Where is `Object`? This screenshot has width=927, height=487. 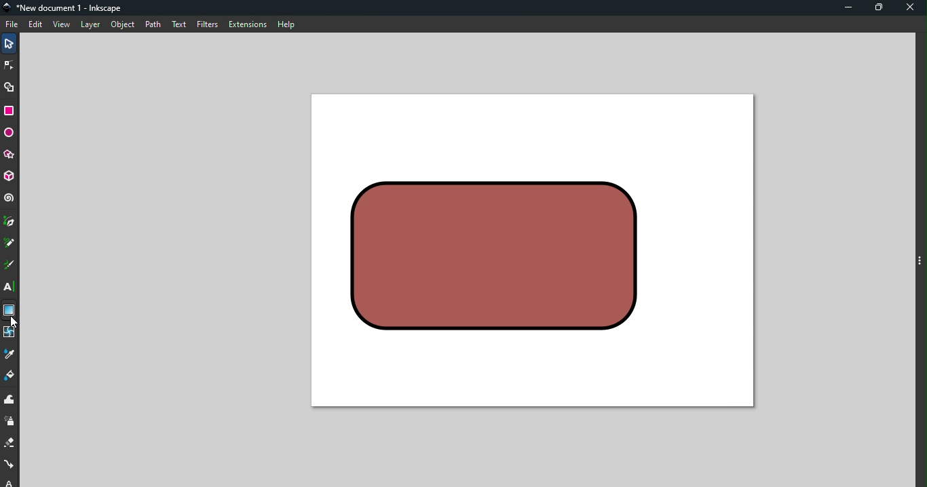 Object is located at coordinates (122, 24).